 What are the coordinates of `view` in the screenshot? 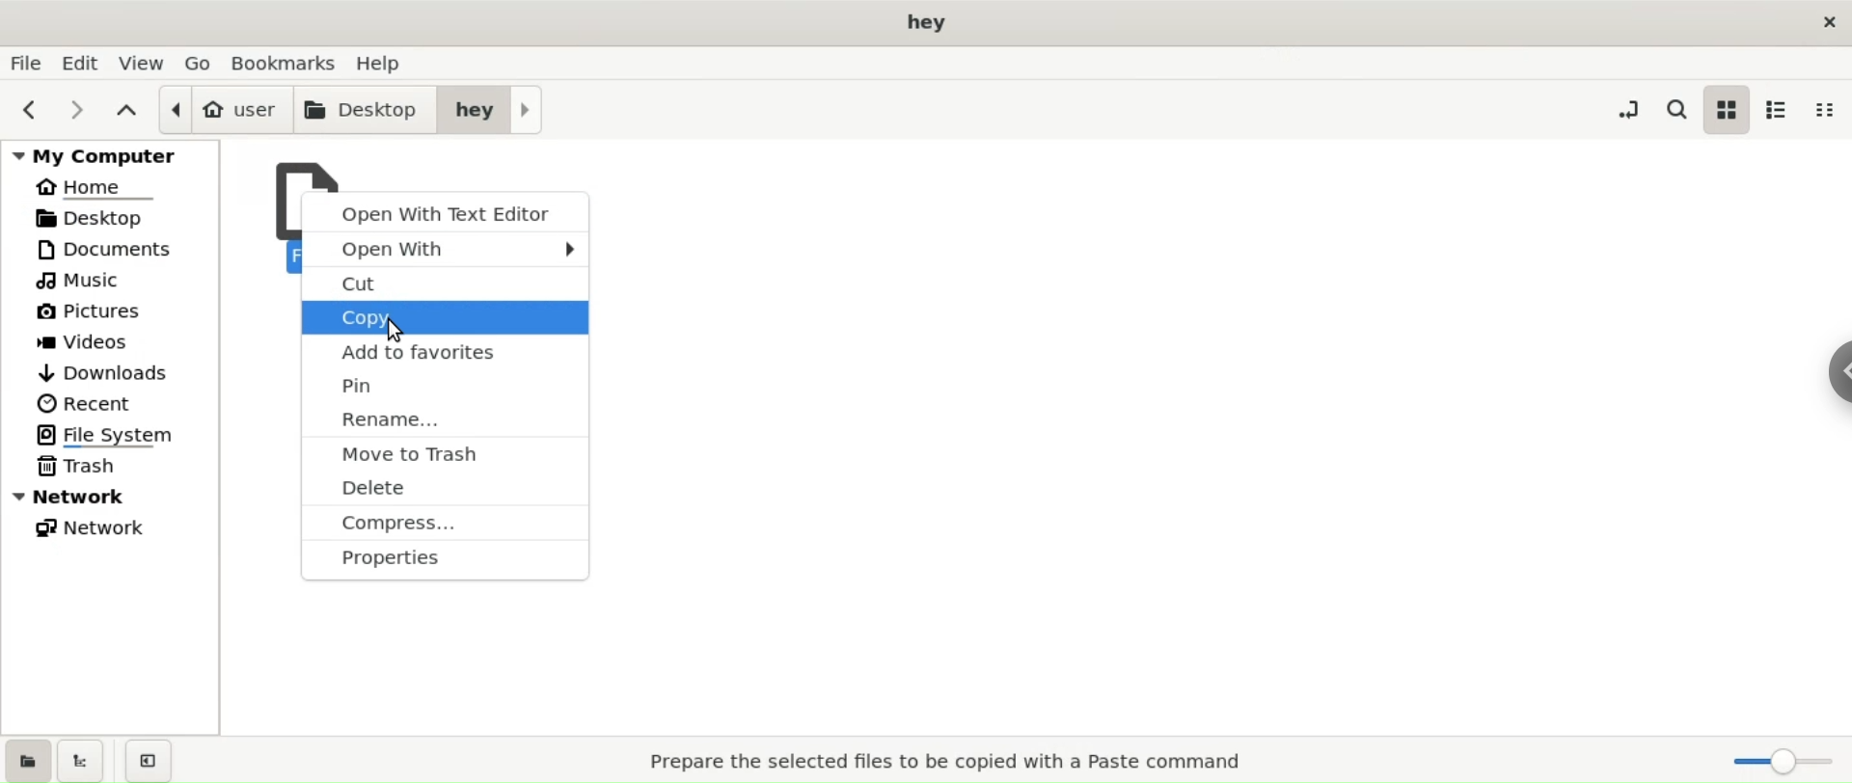 It's located at (143, 64).